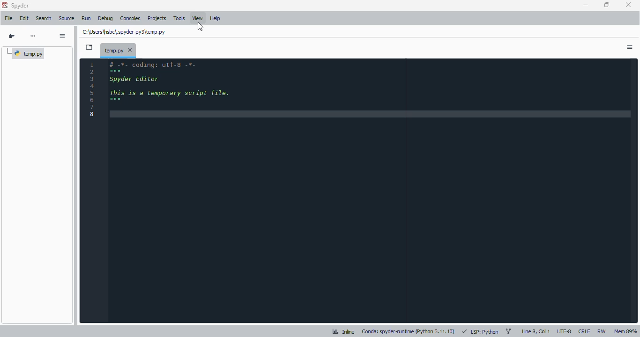  I want to click on minimize, so click(586, 5).